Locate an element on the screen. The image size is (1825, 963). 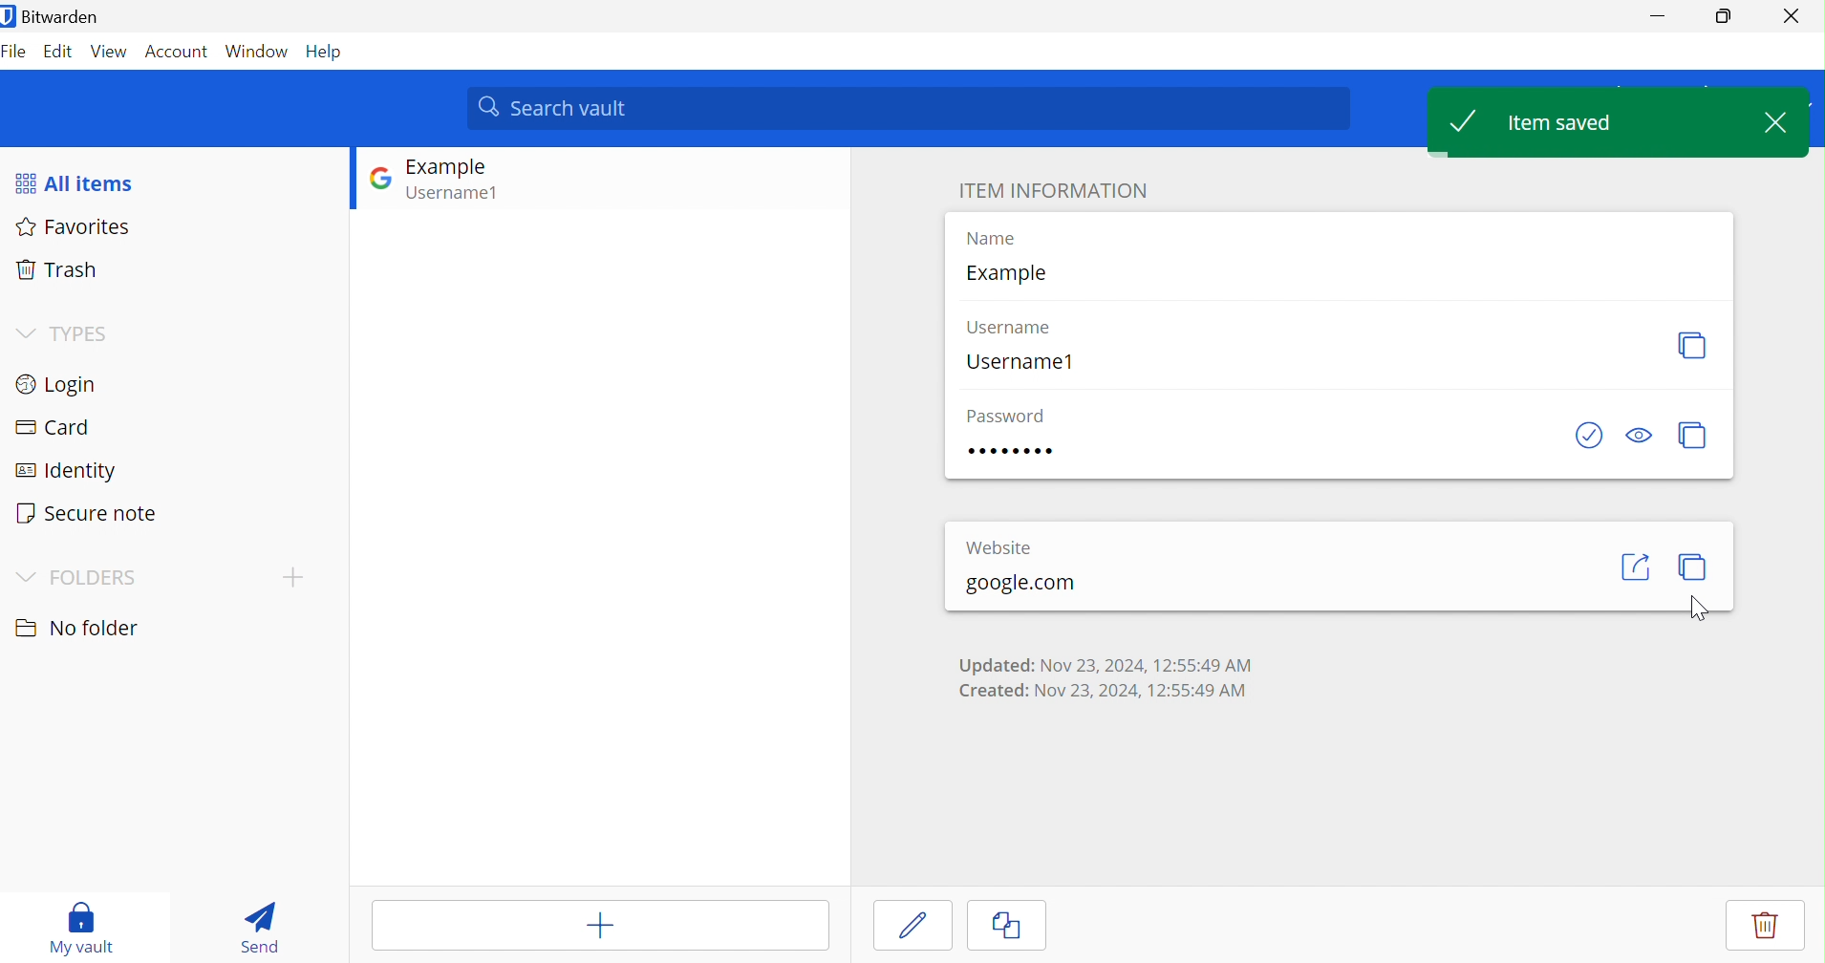
Close is located at coordinates (1775, 121).